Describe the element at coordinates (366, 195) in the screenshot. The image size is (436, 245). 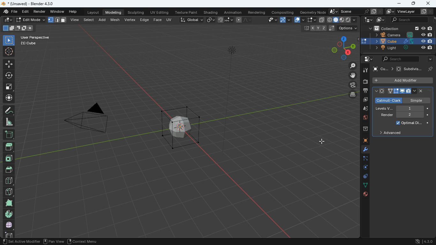
I see `public` at that location.